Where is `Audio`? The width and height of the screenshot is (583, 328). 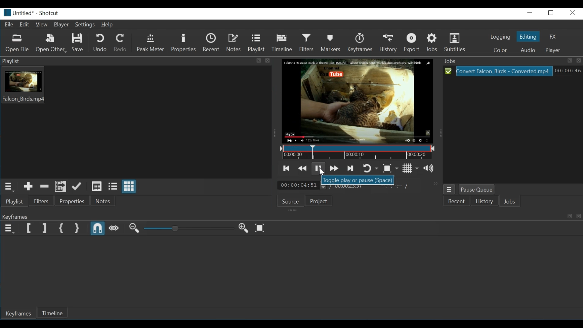 Audio is located at coordinates (529, 50).